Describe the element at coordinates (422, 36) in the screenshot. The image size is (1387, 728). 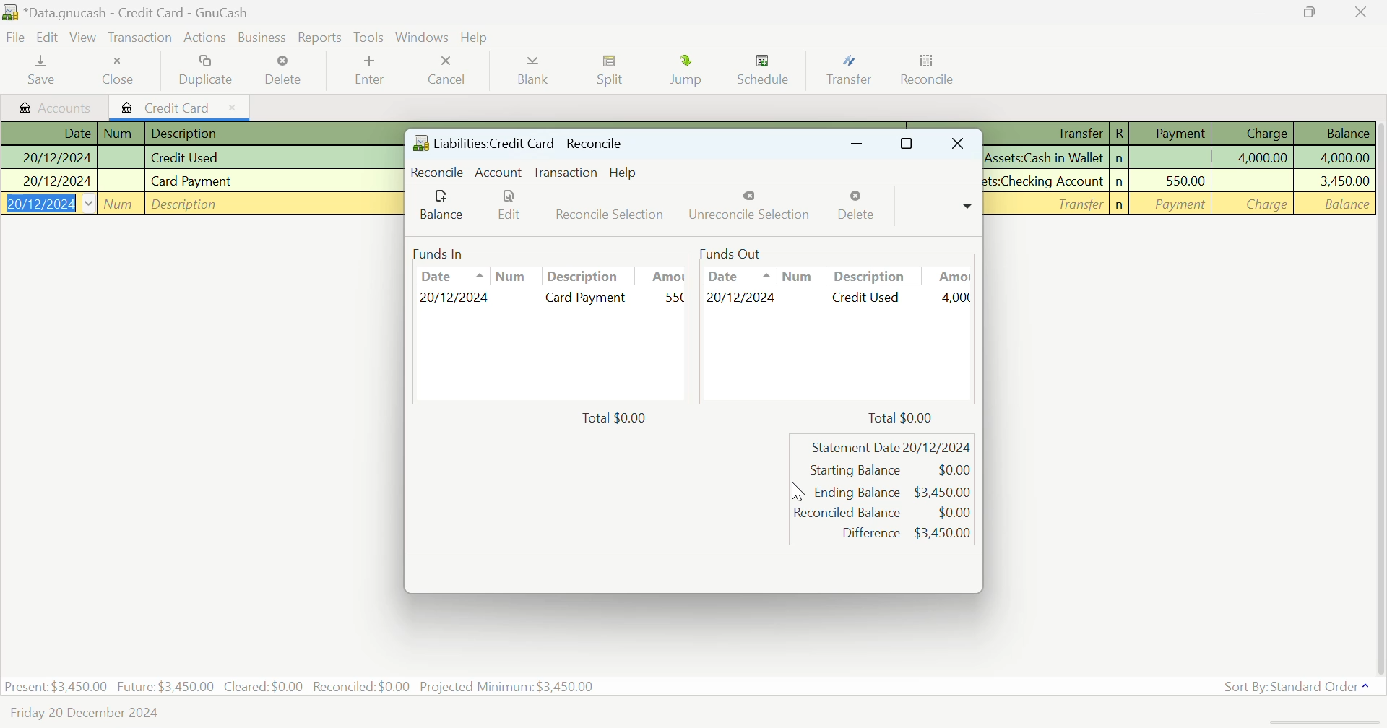
I see `Windows` at that location.